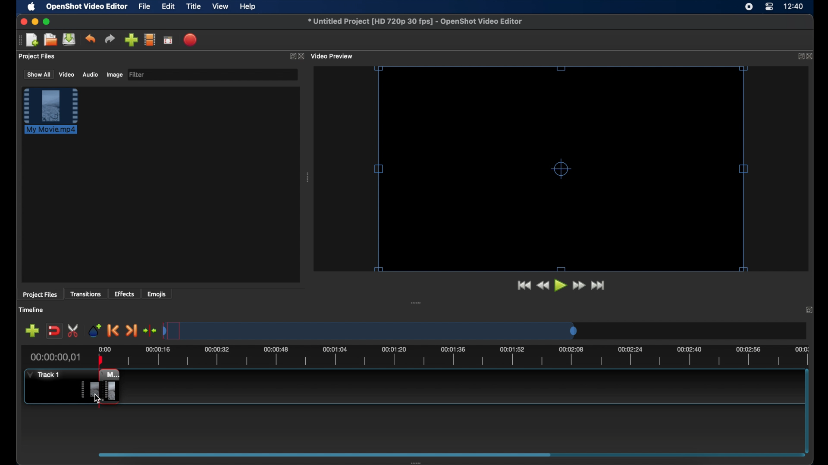  I want to click on image, so click(114, 75).